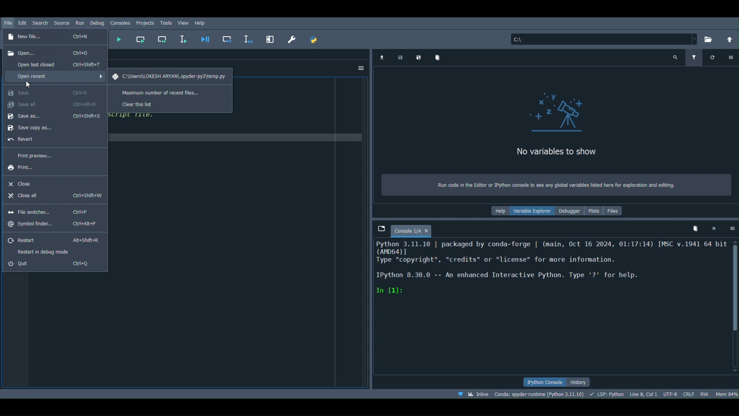 This screenshot has width=739, height=416. Describe the element at coordinates (184, 38) in the screenshot. I see `Run selection or current line (F9)` at that location.